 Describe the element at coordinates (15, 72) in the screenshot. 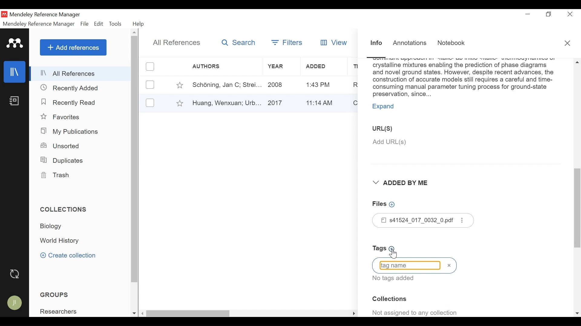

I see `Library` at that location.